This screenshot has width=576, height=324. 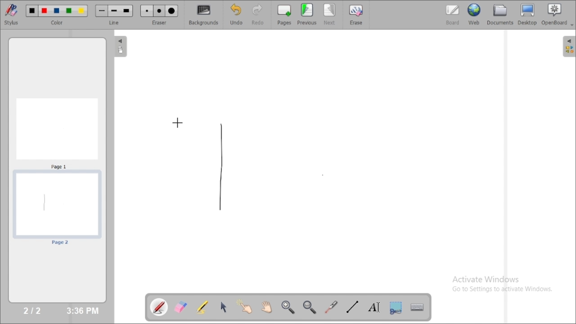 What do you see at coordinates (236, 14) in the screenshot?
I see `undo` at bounding box center [236, 14].